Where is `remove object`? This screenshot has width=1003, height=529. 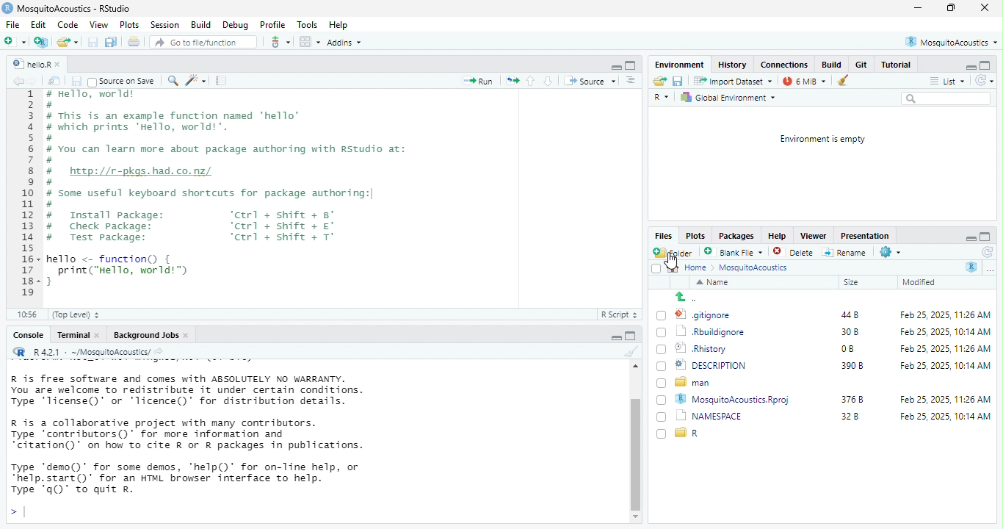
remove object is located at coordinates (849, 81).